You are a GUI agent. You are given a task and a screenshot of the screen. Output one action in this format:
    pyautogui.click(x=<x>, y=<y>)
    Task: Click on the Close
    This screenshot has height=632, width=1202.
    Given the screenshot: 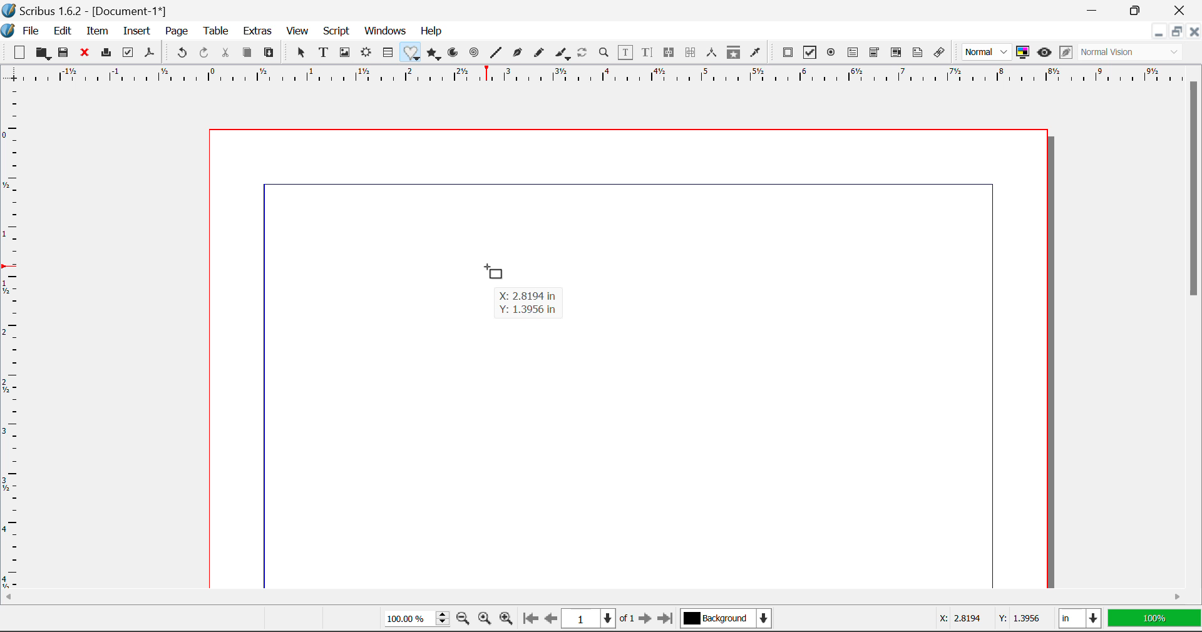 What is the action you would take?
    pyautogui.click(x=87, y=54)
    